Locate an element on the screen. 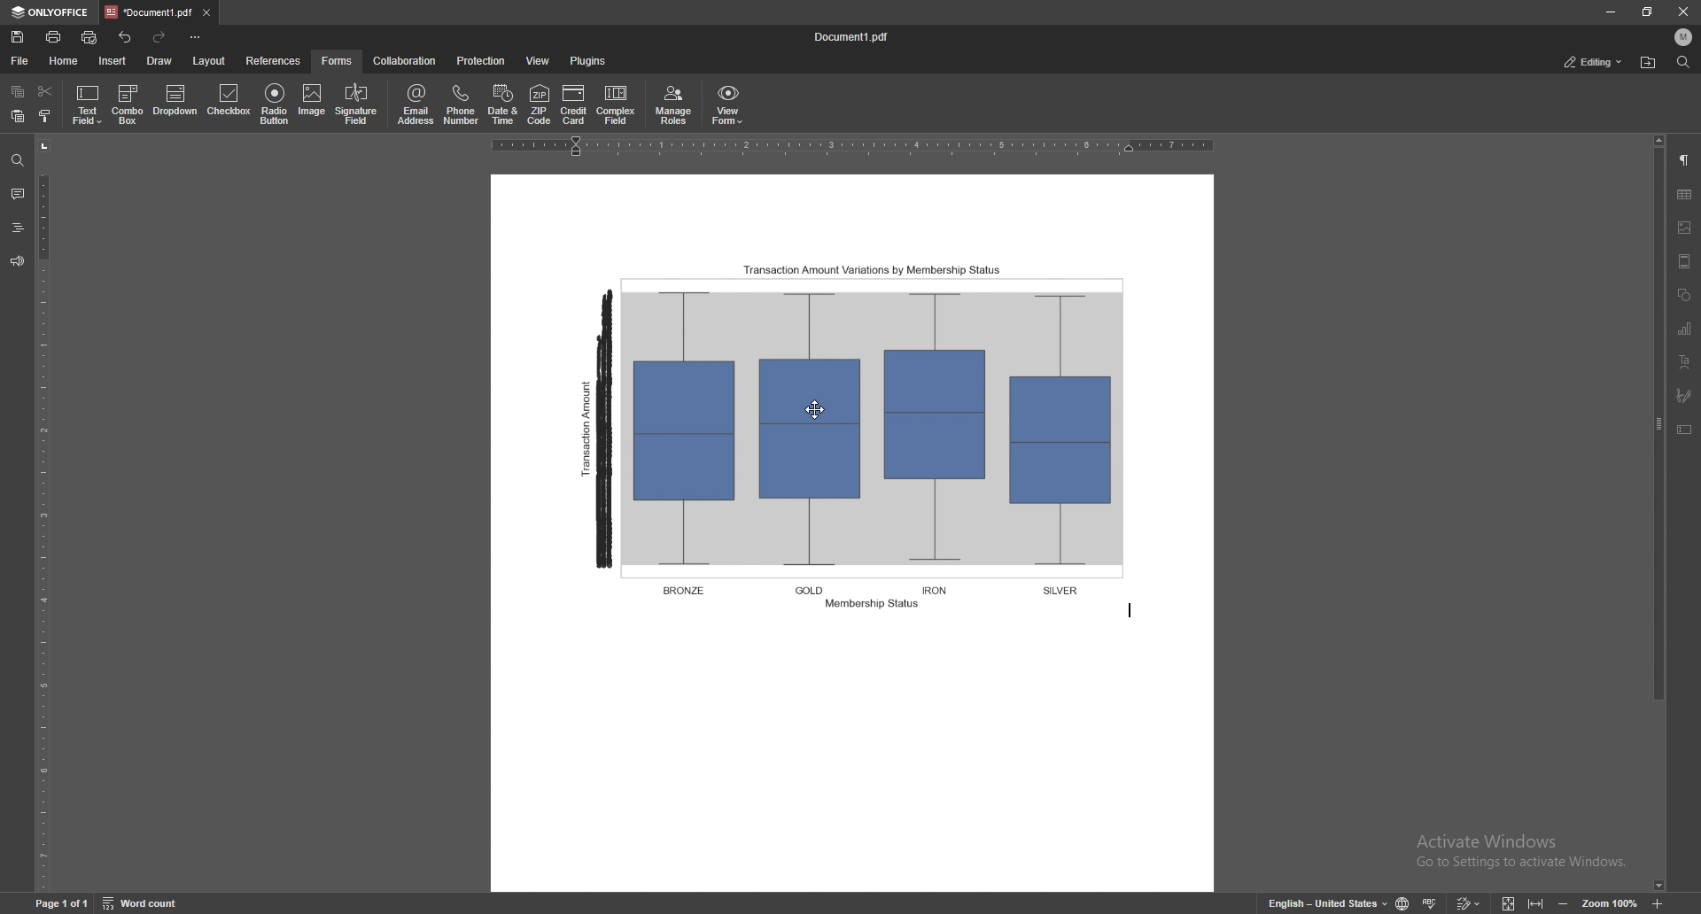  drag cursor is located at coordinates (819, 413).